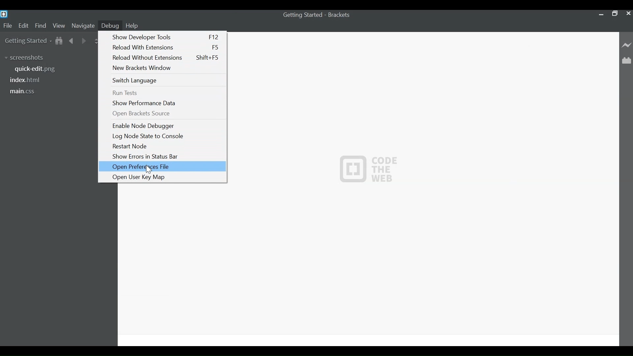 This screenshot has height=356, width=633. What do you see at coordinates (167, 103) in the screenshot?
I see `Show Performance Data` at bounding box center [167, 103].